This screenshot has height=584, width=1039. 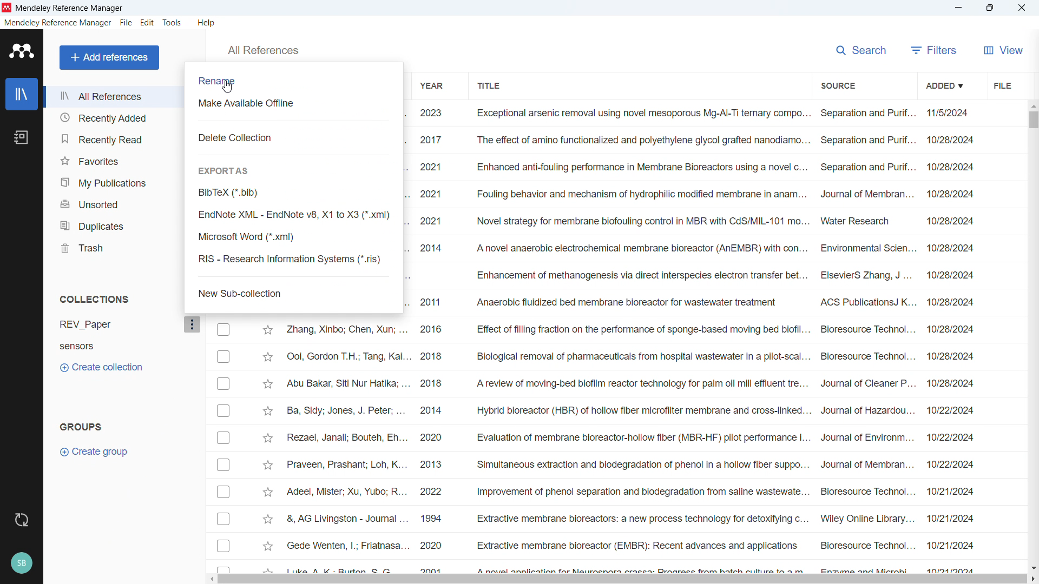 I want to click on filters, so click(x=934, y=49).